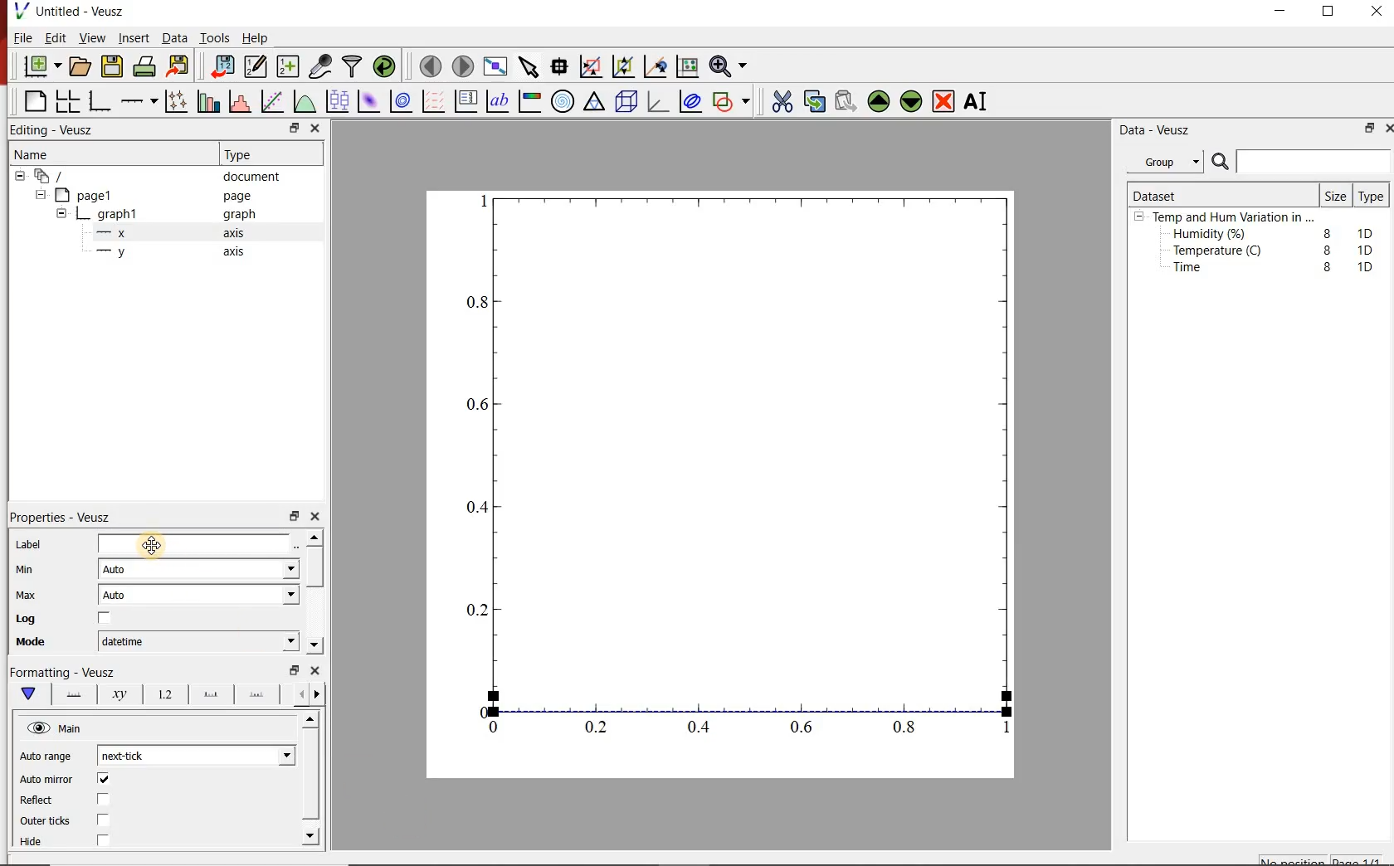  Describe the element at coordinates (495, 727) in the screenshot. I see `0` at that location.